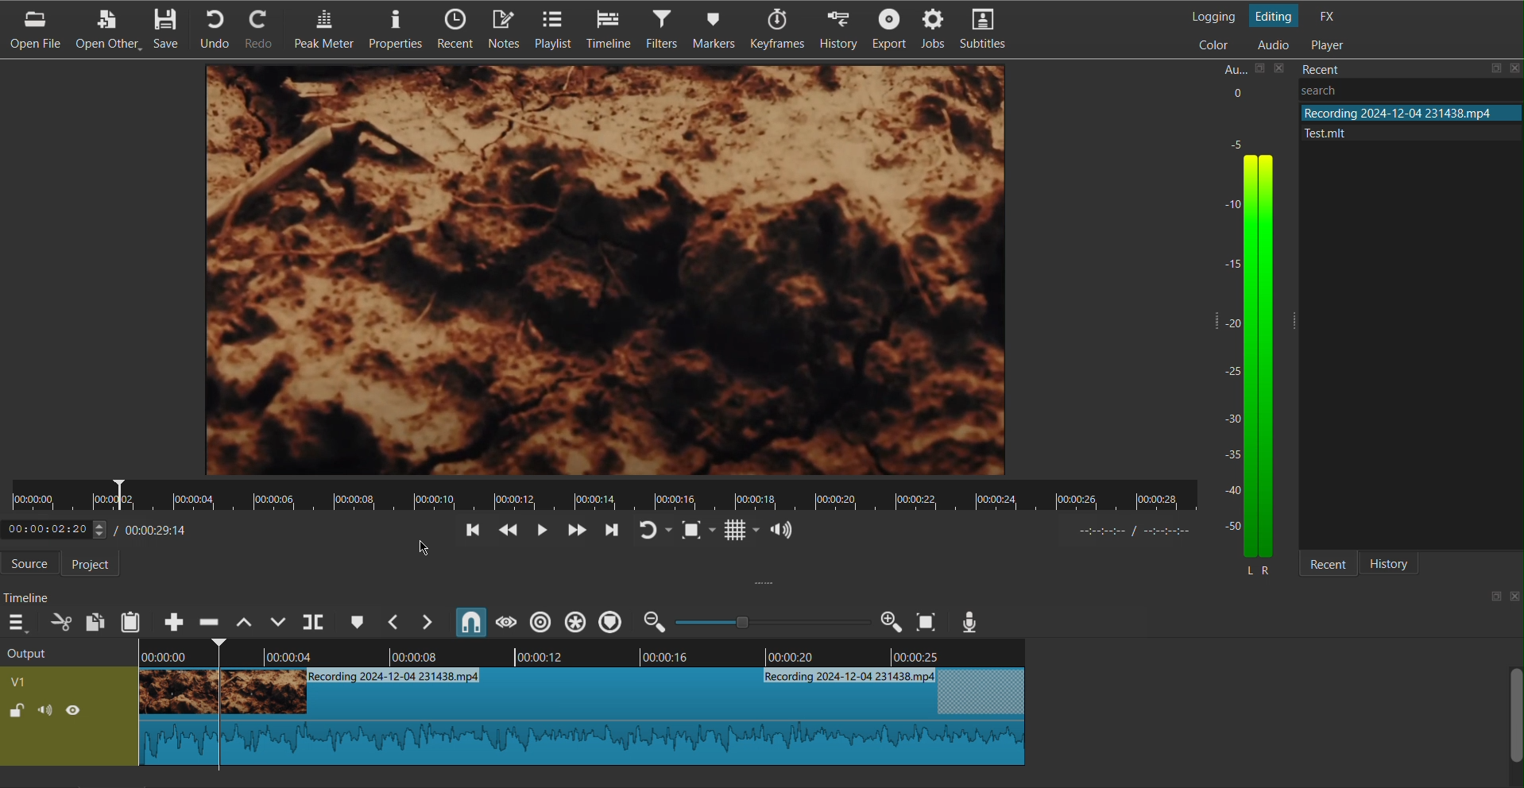  I want to click on Markers, so click(714, 31).